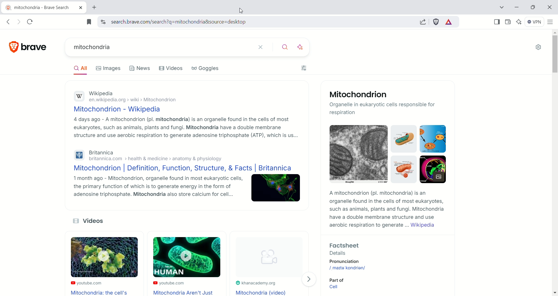 Image resolution: width=558 pixels, height=296 pixels. What do you see at coordinates (19, 21) in the screenshot?
I see `go forward` at bounding box center [19, 21].